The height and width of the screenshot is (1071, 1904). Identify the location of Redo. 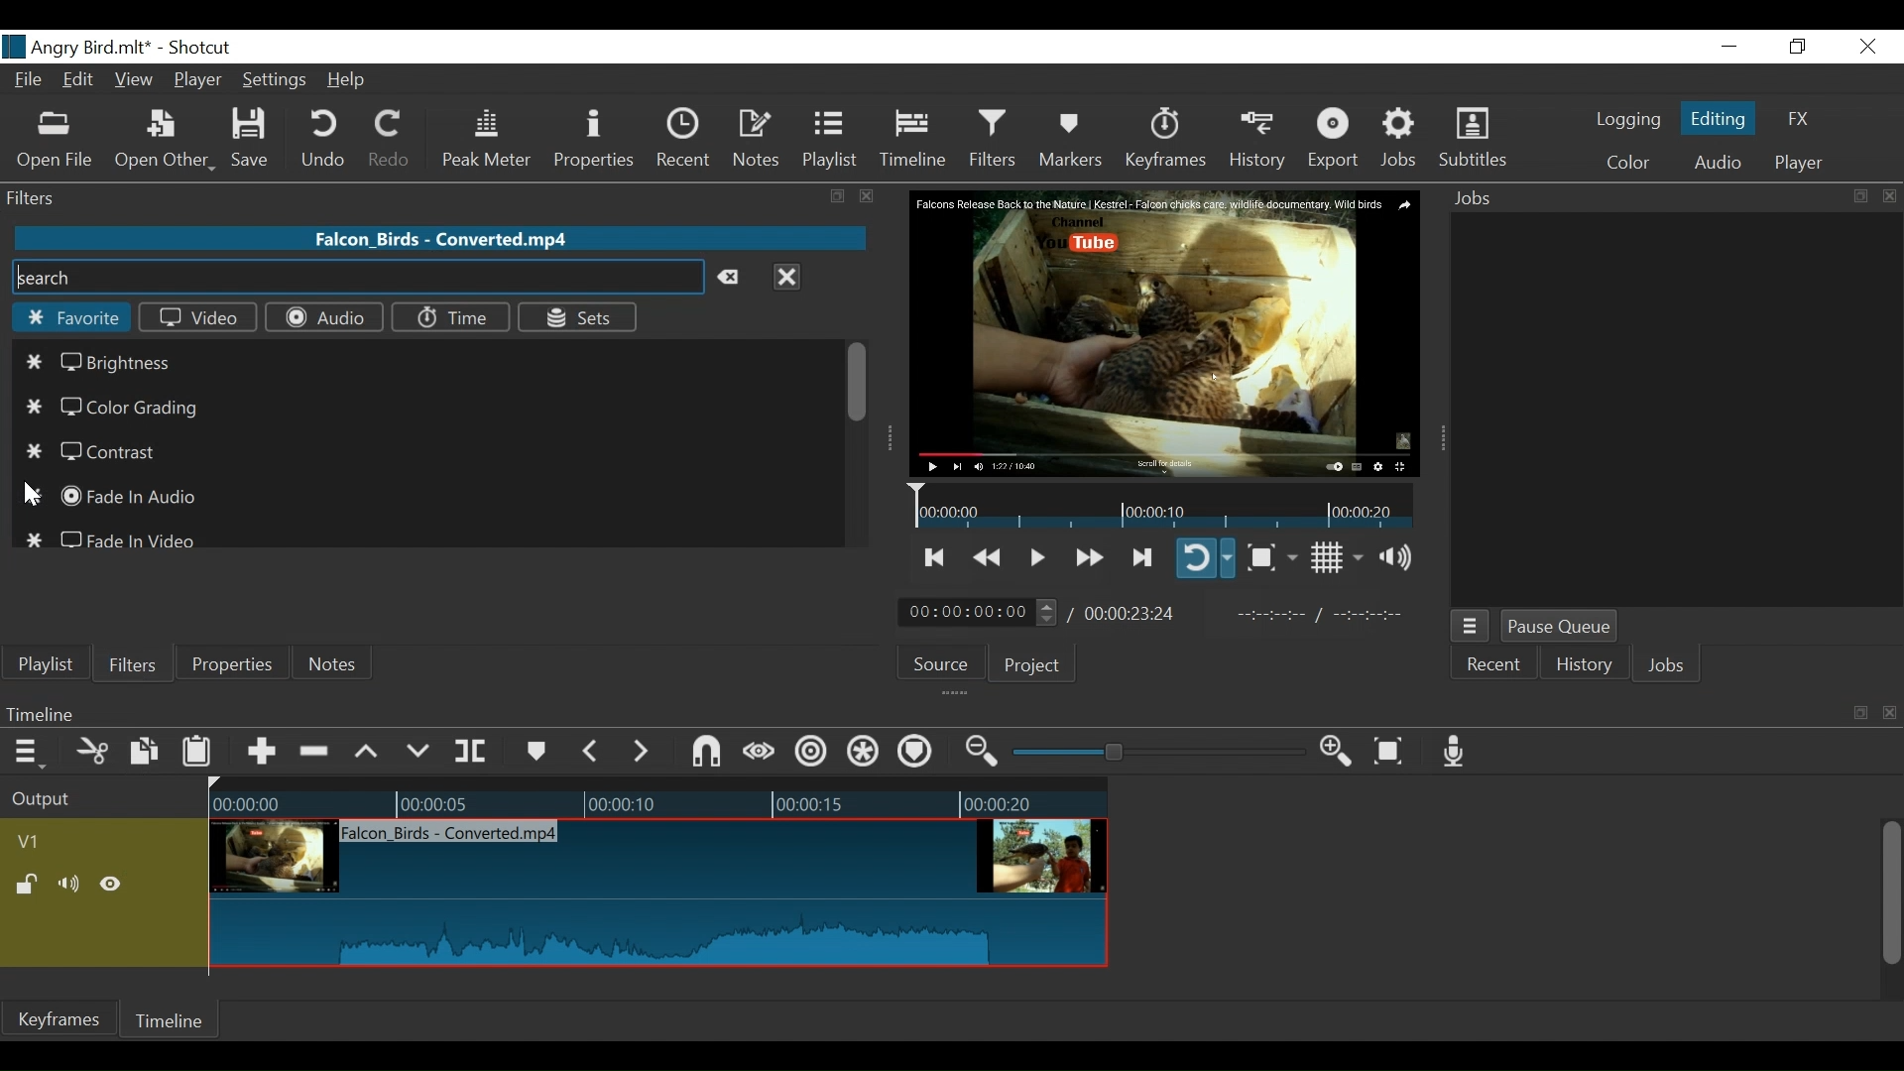
(391, 139).